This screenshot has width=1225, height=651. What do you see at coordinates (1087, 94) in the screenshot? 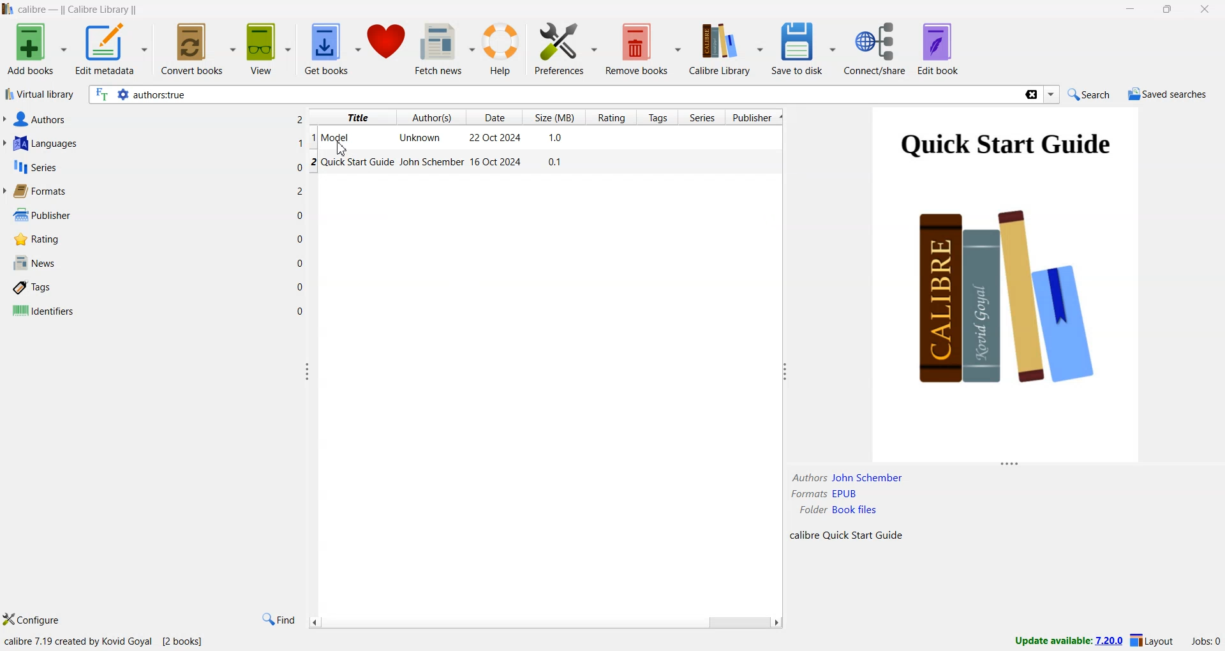
I see `search` at bounding box center [1087, 94].